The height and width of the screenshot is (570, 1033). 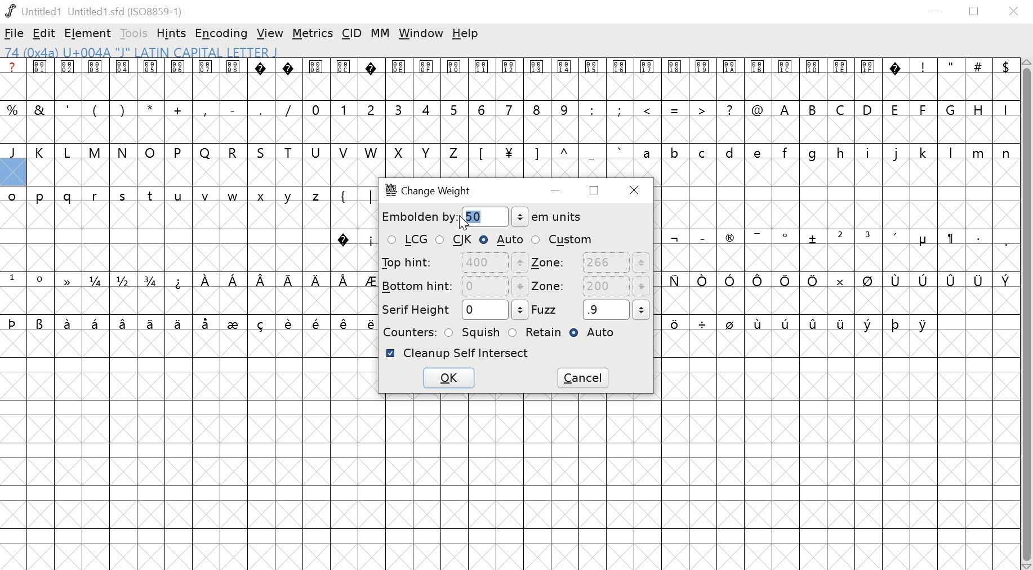 What do you see at coordinates (421, 34) in the screenshot?
I see `window` at bounding box center [421, 34].